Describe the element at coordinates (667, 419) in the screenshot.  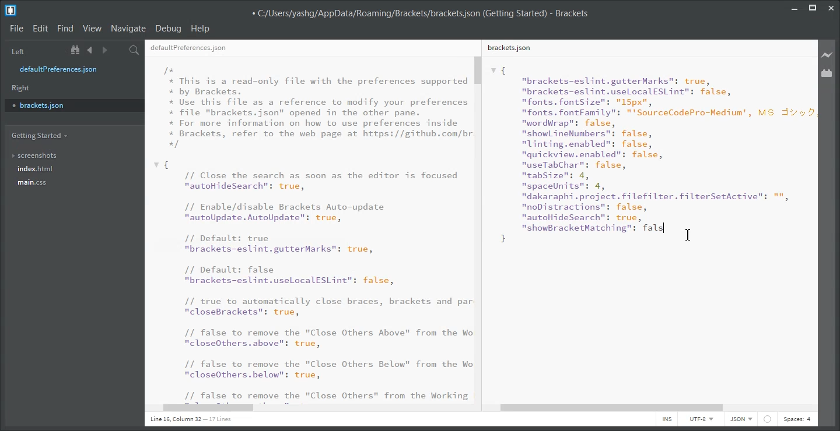
I see `INS` at that location.